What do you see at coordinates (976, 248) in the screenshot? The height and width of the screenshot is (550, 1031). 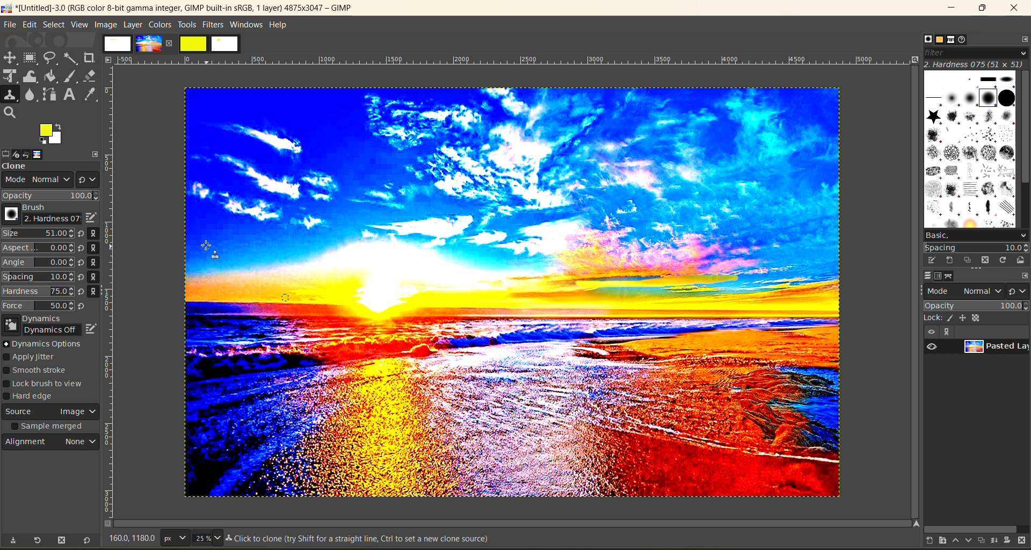 I see `spacing` at bounding box center [976, 248].